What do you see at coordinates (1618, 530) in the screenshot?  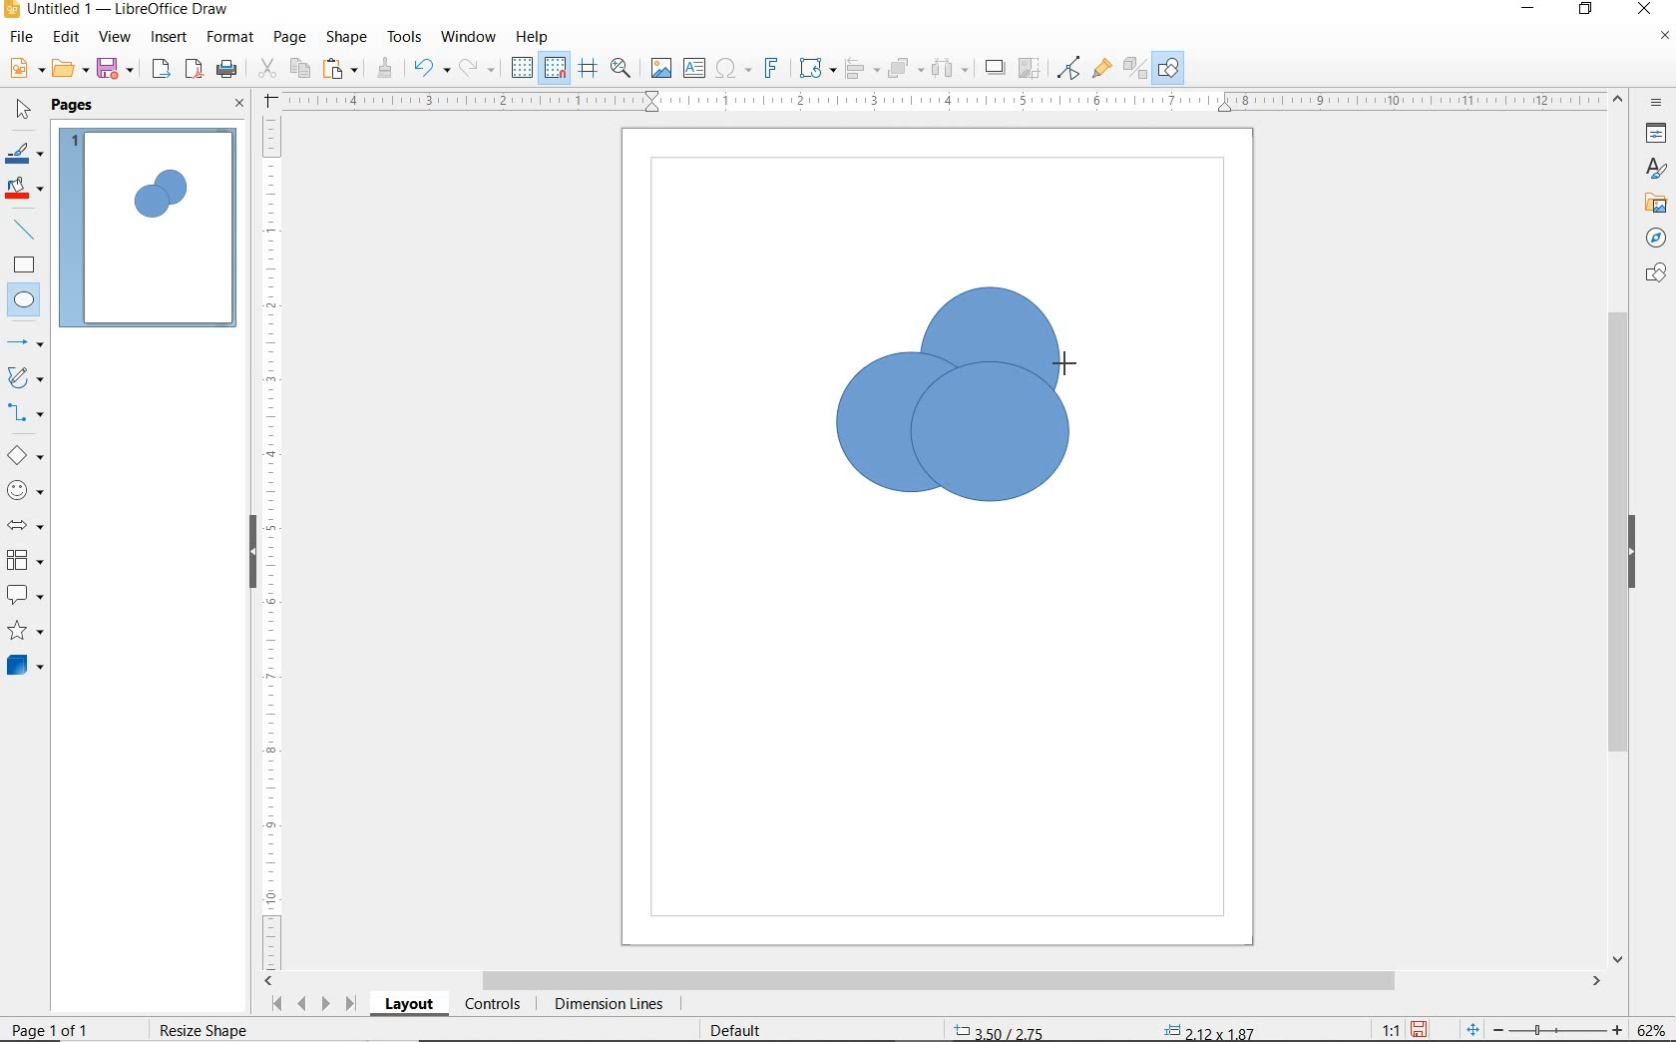 I see `SCROLLBAR` at bounding box center [1618, 530].